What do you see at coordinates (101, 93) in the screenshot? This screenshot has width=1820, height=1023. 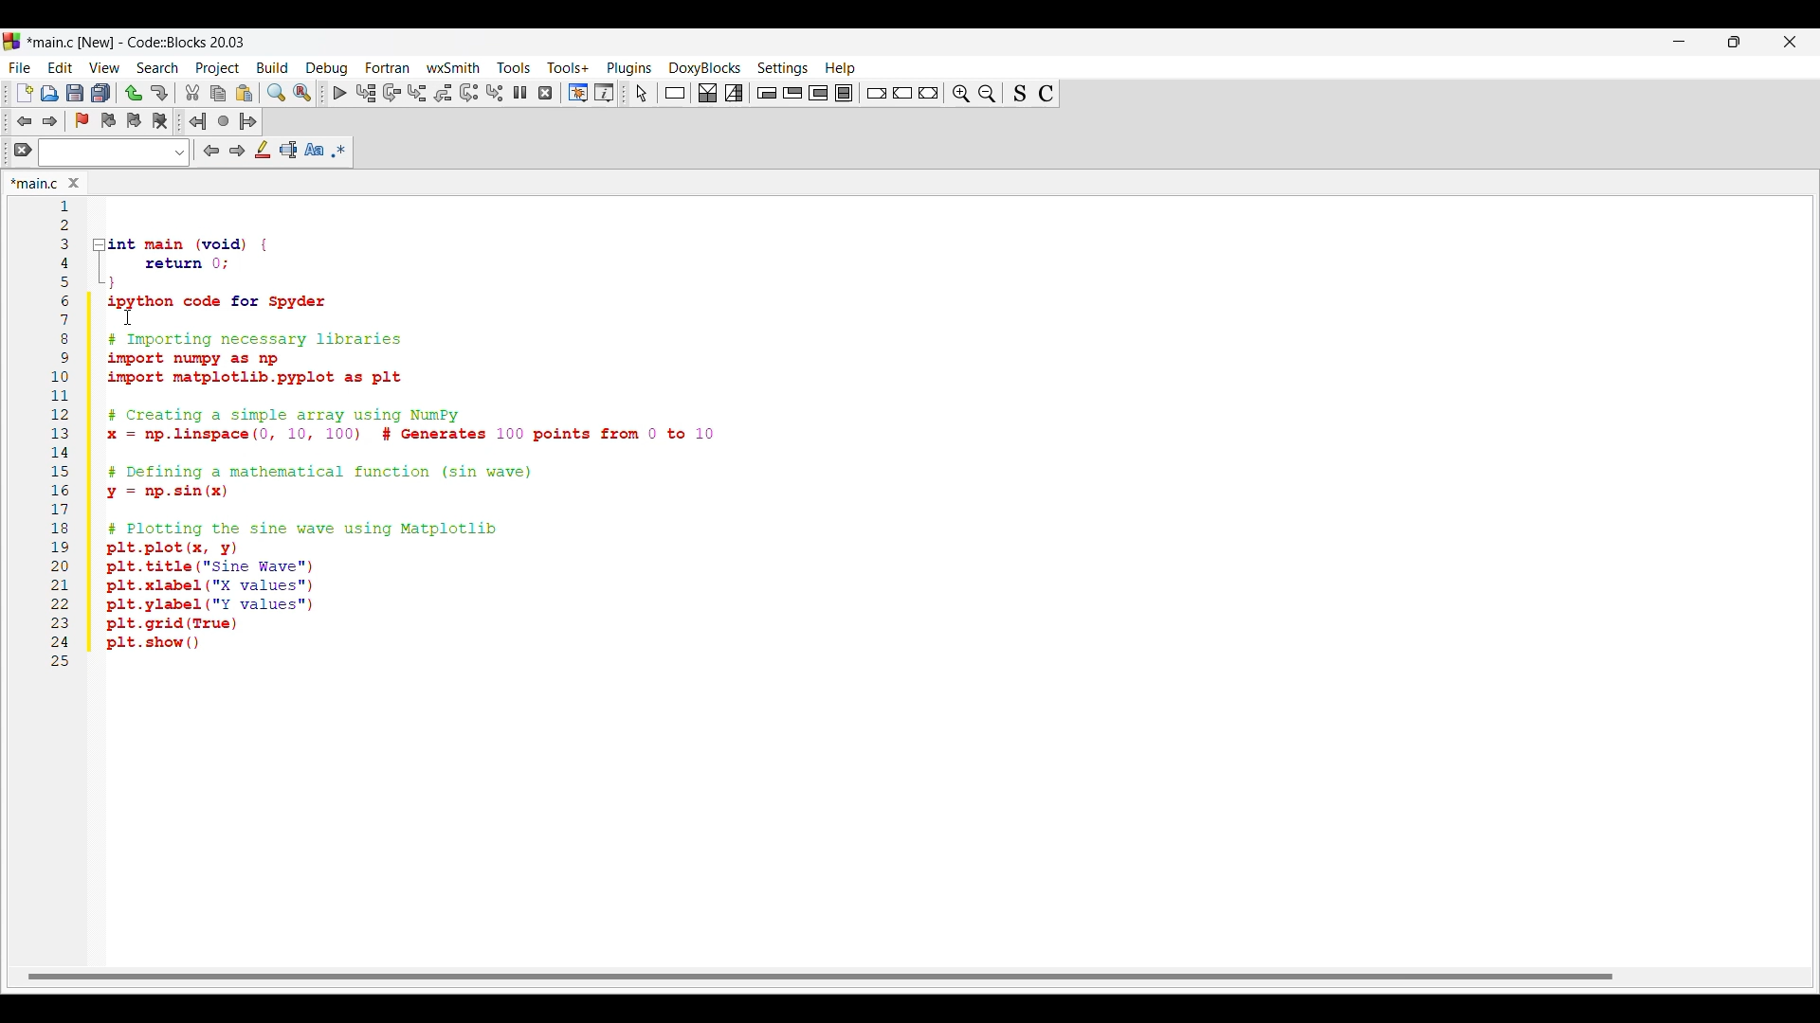 I see `Save everything` at bounding box center [101, 93].